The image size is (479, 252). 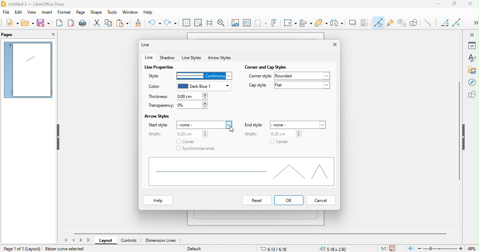 What do you see at coordinates (44, 24) in the screenshot?
I see `save` at bounding box center [44, 24].